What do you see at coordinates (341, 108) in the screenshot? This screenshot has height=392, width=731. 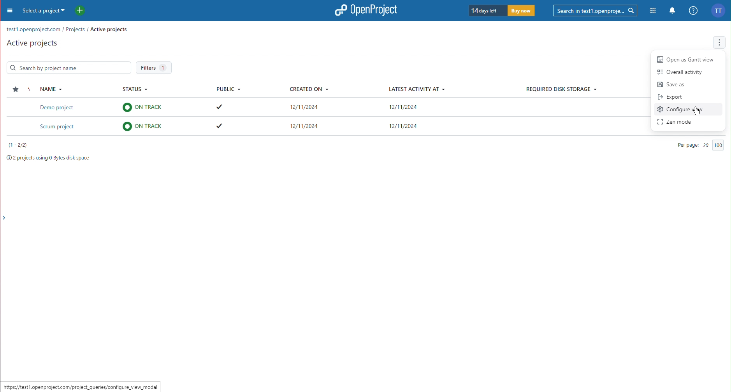 I see `Demo project` at bounding box center [341, 108].